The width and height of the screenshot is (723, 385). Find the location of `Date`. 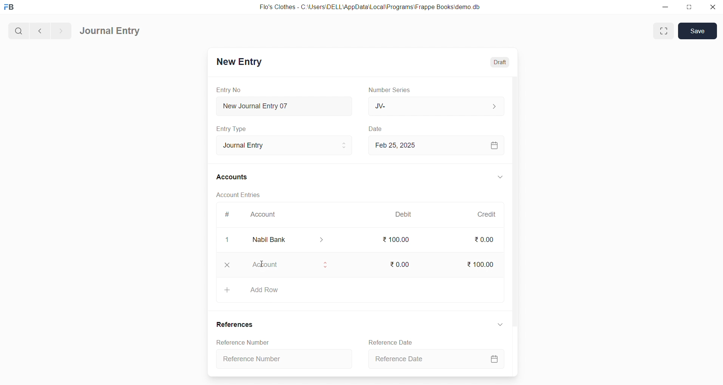

Date is located at coordinates (375, 129).